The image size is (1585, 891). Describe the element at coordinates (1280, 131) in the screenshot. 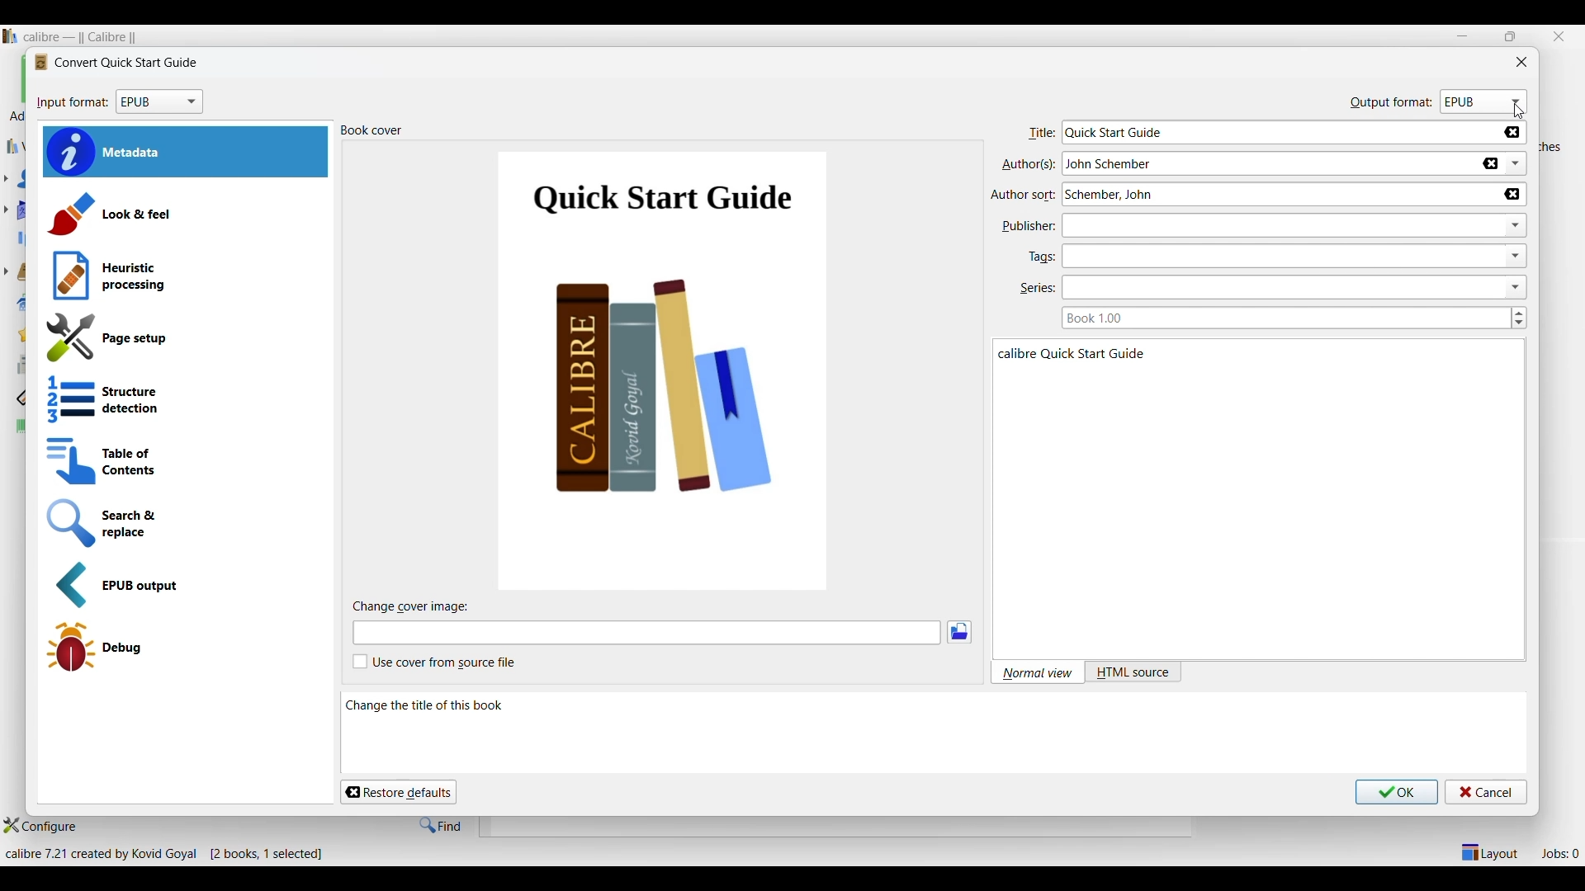

I see `Type in title` at that location.